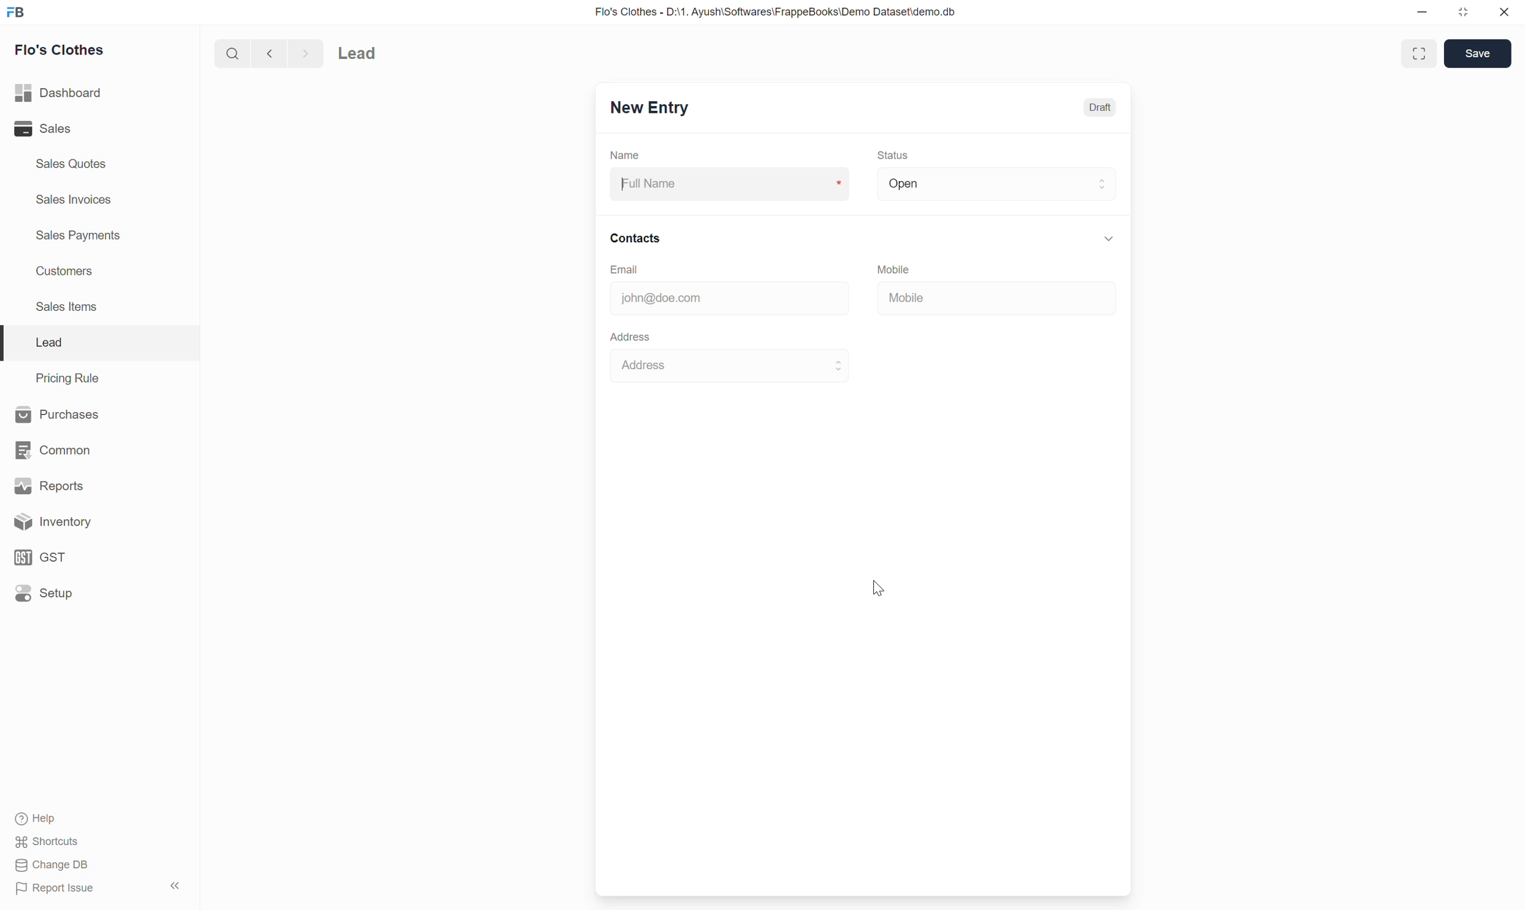  What do you see at coordinates (80, 237) in the screenshot?
I see `Sales Payments` at bounding box center [80, 237].